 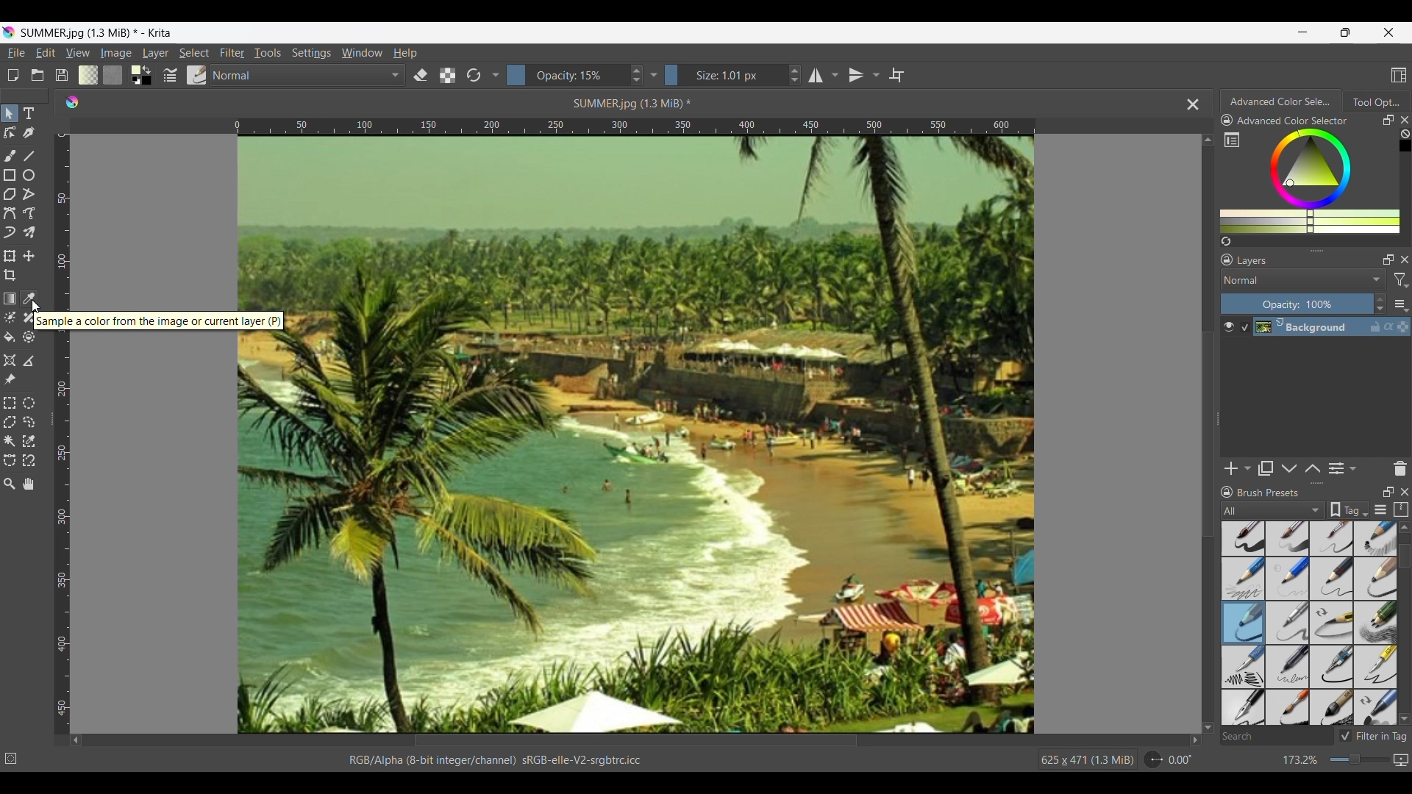 I want to click on Close tab, so click(x=1194, y=104).